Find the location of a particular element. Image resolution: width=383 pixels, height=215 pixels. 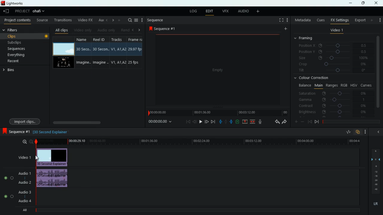

rend is located at coordinates (123, 29).